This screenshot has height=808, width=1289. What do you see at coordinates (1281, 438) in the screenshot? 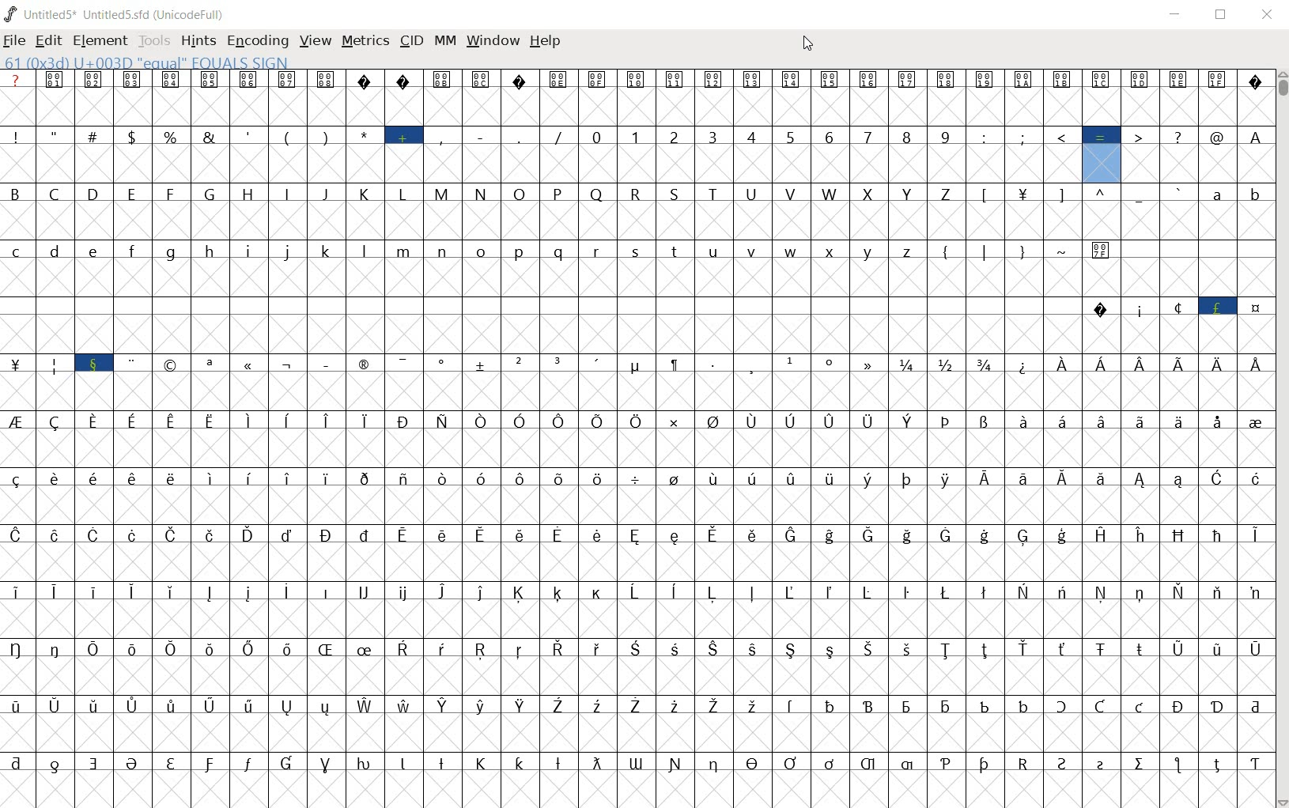
I see `scrollbar` at bounding box center [1281, 438].